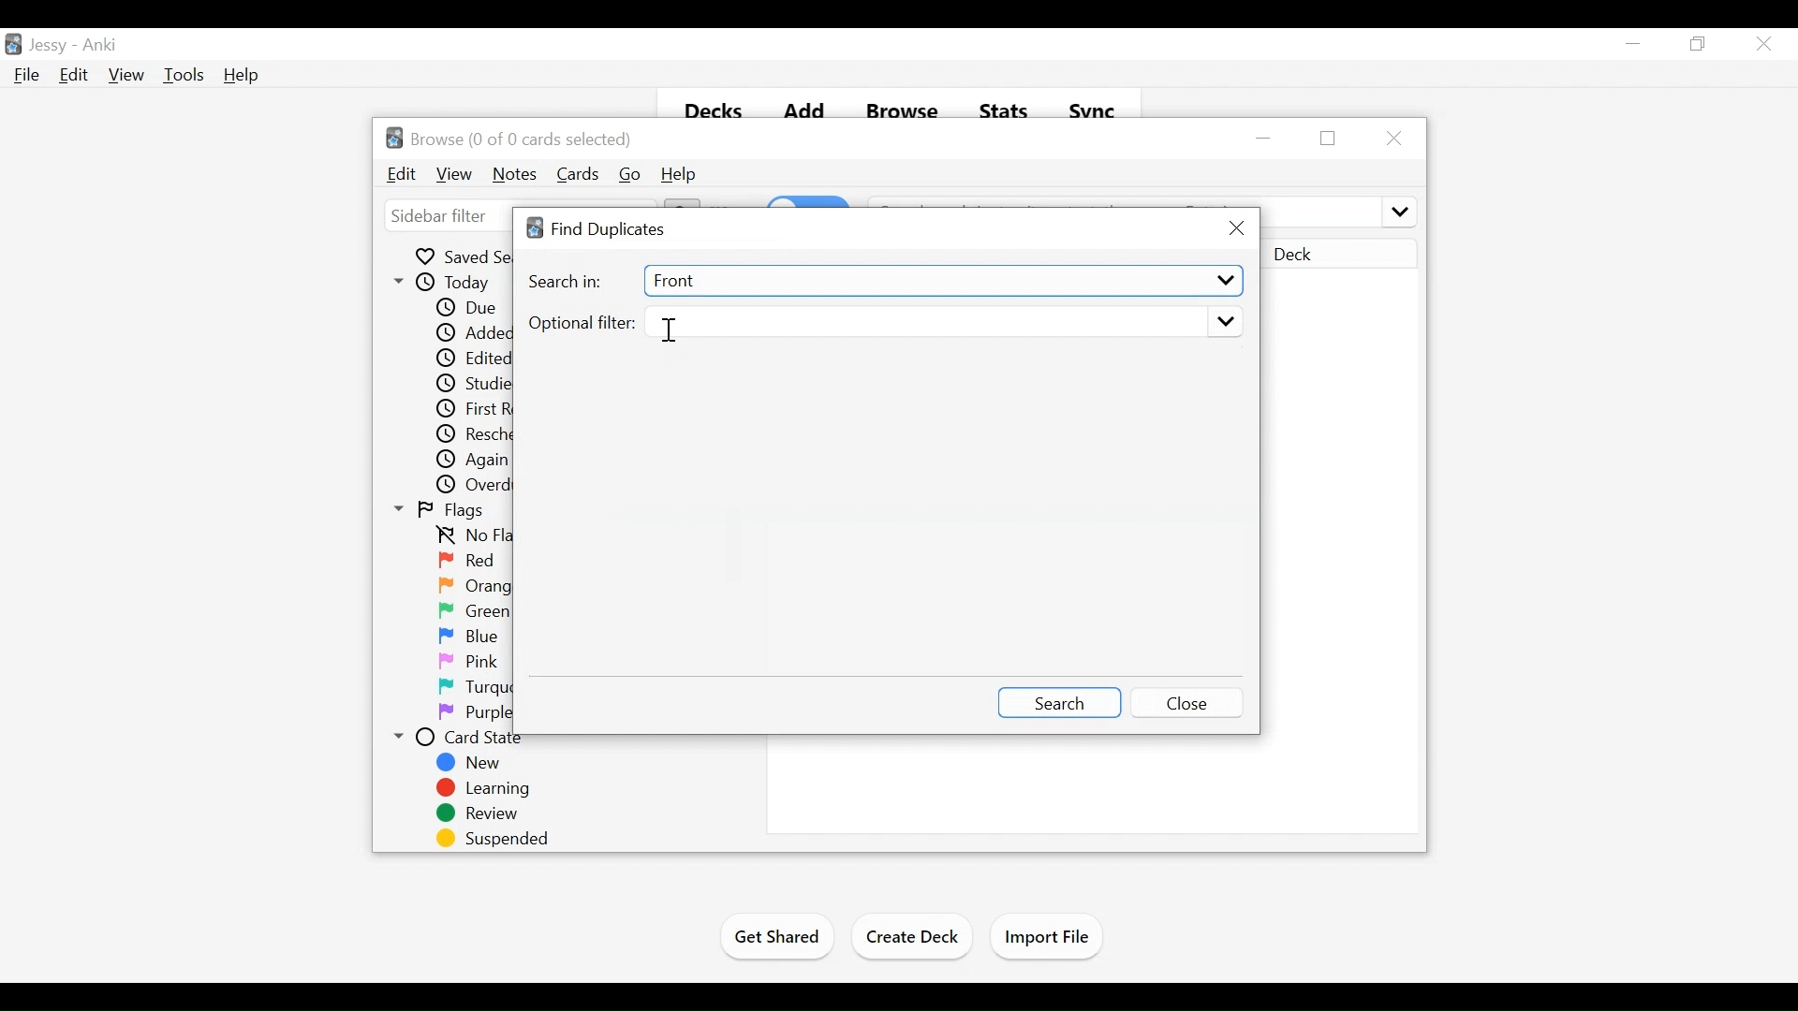 This screenshot has height=1011, width=1798. I want to click on User Profile, so click(48, 46).